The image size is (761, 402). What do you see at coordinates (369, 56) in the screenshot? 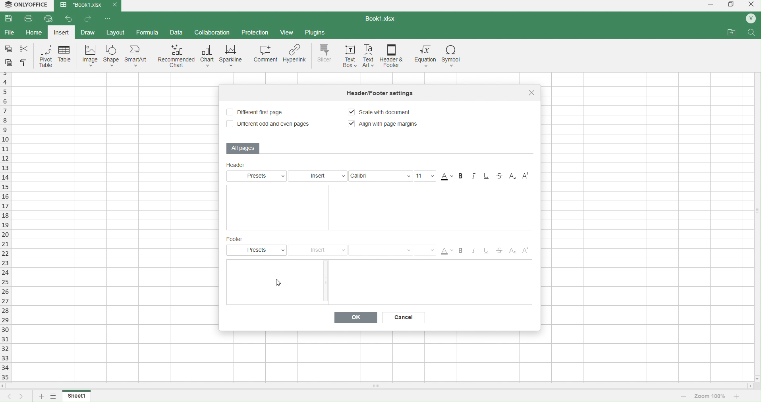
I see `text art` at bounding box center [369, 56].